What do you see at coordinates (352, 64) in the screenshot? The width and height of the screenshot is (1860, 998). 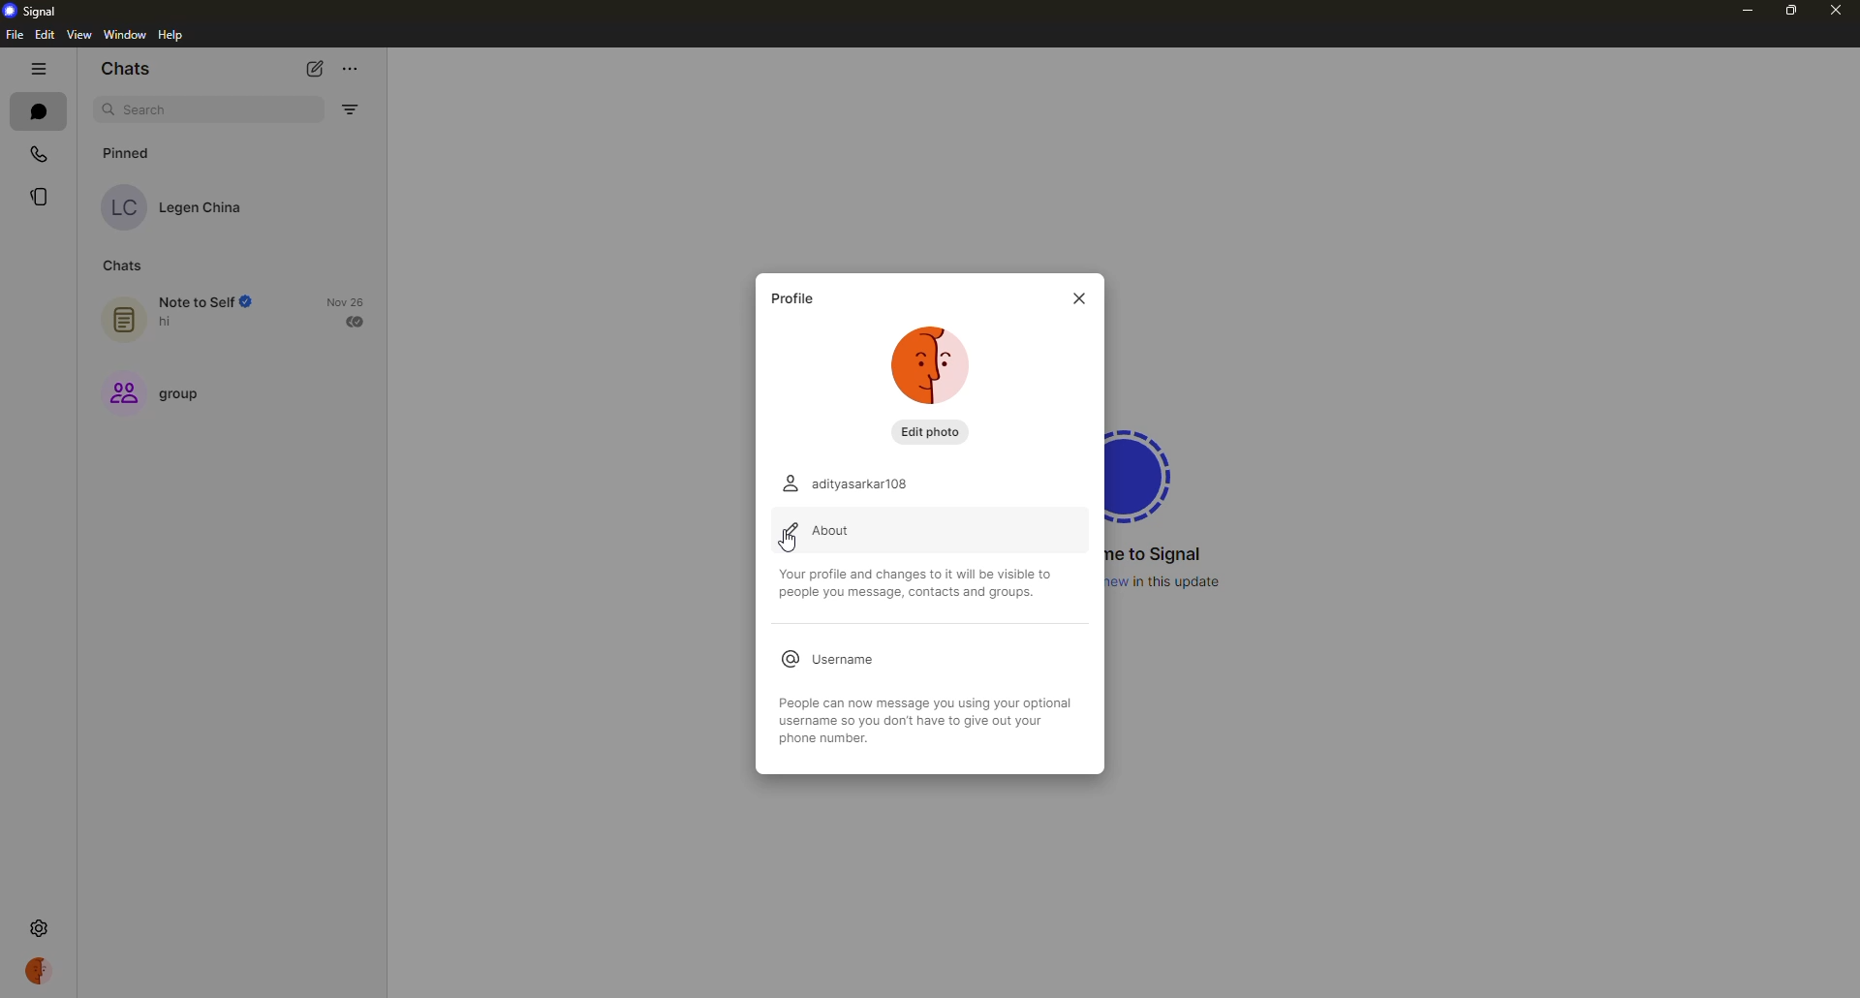 I see `more` at bounding box center [352, 64].